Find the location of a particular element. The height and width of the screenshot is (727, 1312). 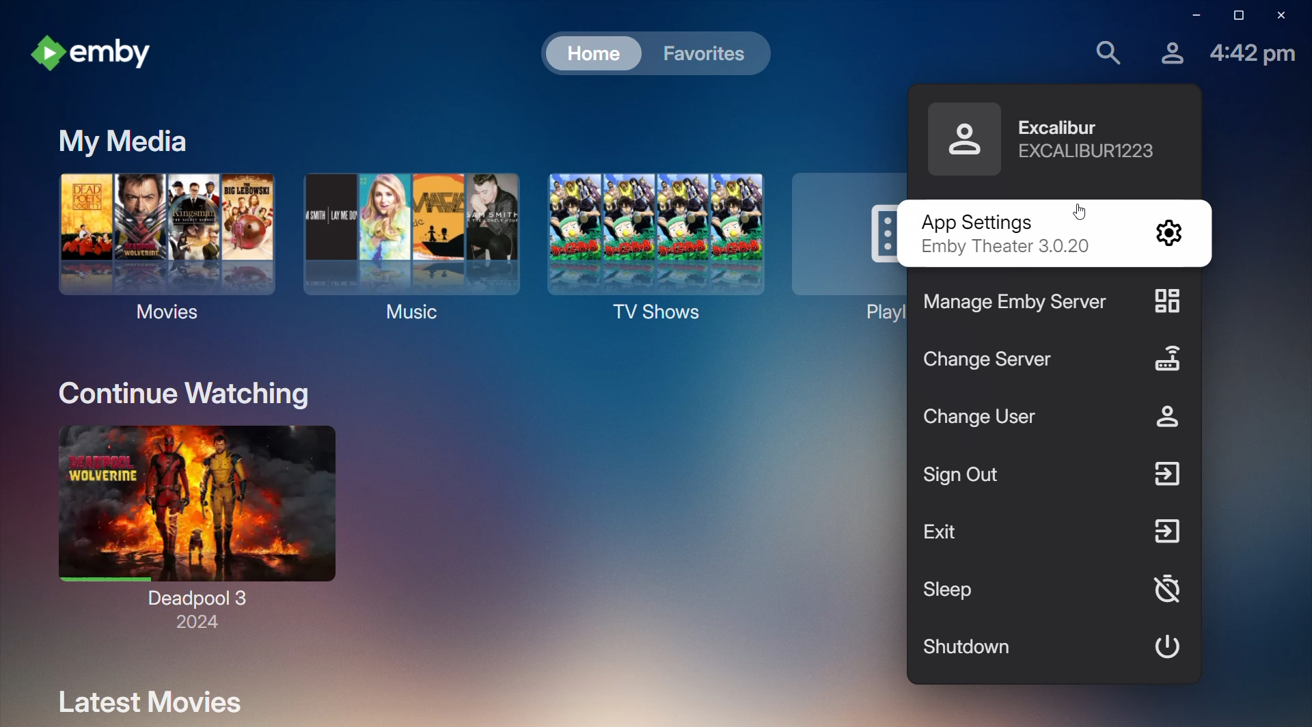

Latest Movies is located at coordinates (147, 700).